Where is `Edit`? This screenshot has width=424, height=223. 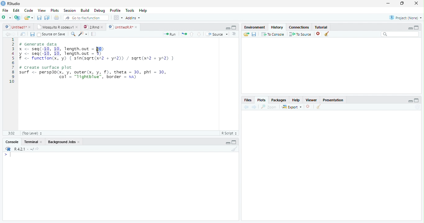 Edit is located at coordinates (16, 10).